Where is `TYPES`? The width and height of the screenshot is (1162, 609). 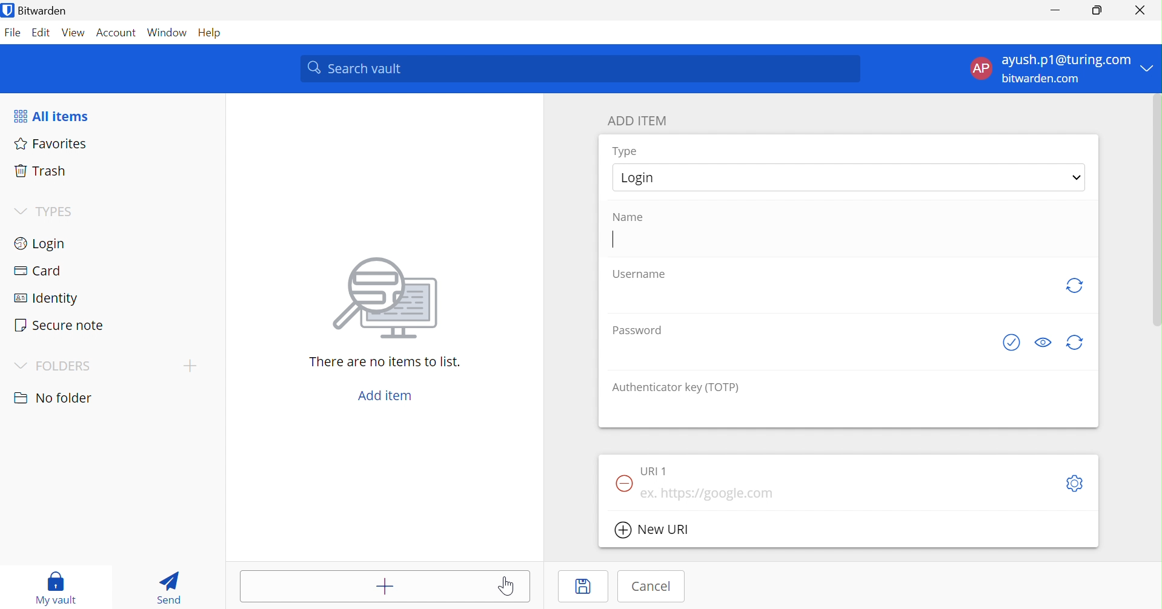
TYPES is located at coordinates (59, 211).